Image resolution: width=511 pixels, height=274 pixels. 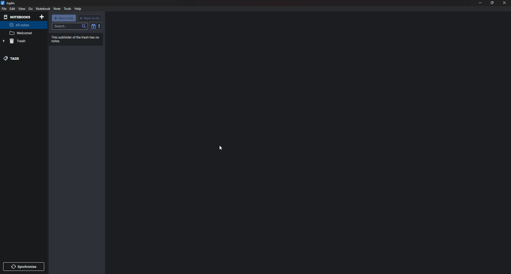 I want to click on Notebook, so click(x=43, y=9).